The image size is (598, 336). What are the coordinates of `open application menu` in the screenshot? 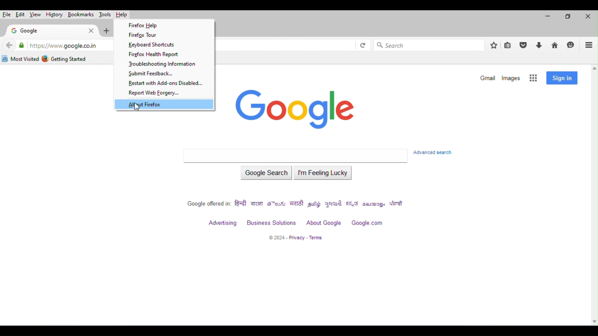 It's located at (589, 45).